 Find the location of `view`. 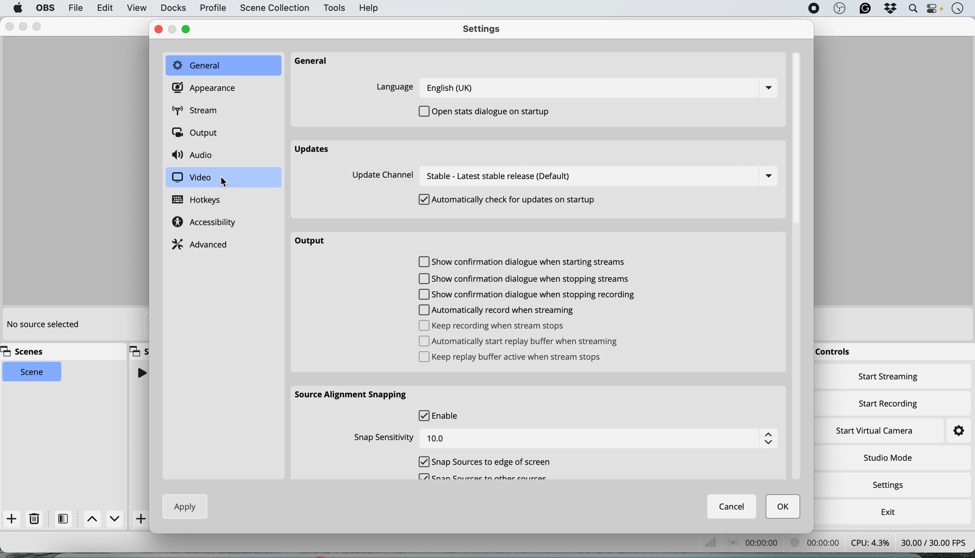

view is located at coordinates (137, 9).